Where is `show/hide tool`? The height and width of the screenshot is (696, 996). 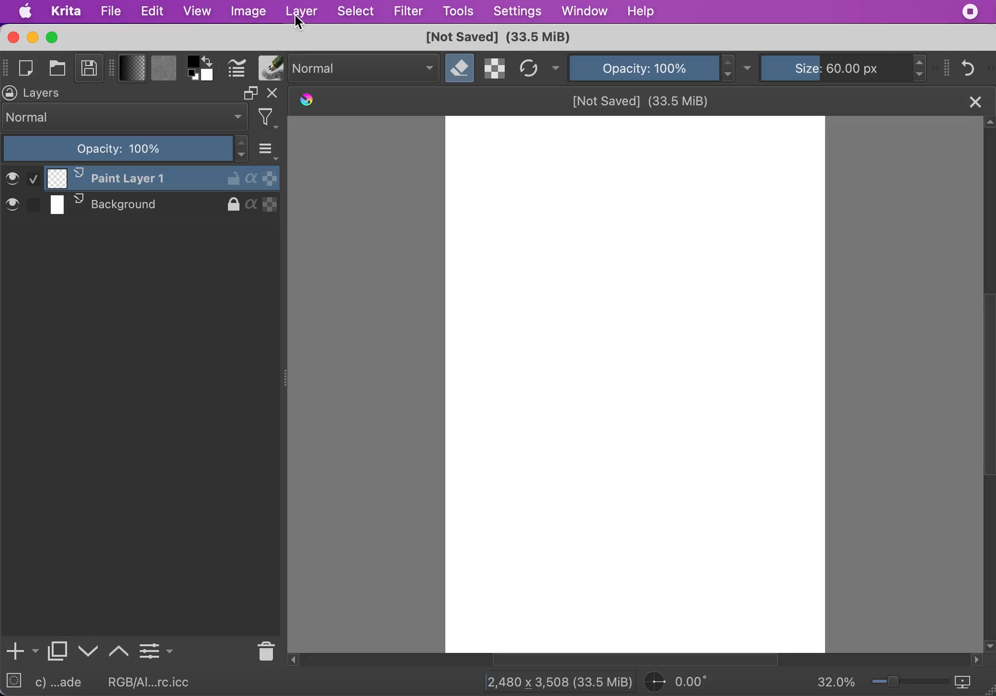 show/hide tool is located at coordinates (113, 67).